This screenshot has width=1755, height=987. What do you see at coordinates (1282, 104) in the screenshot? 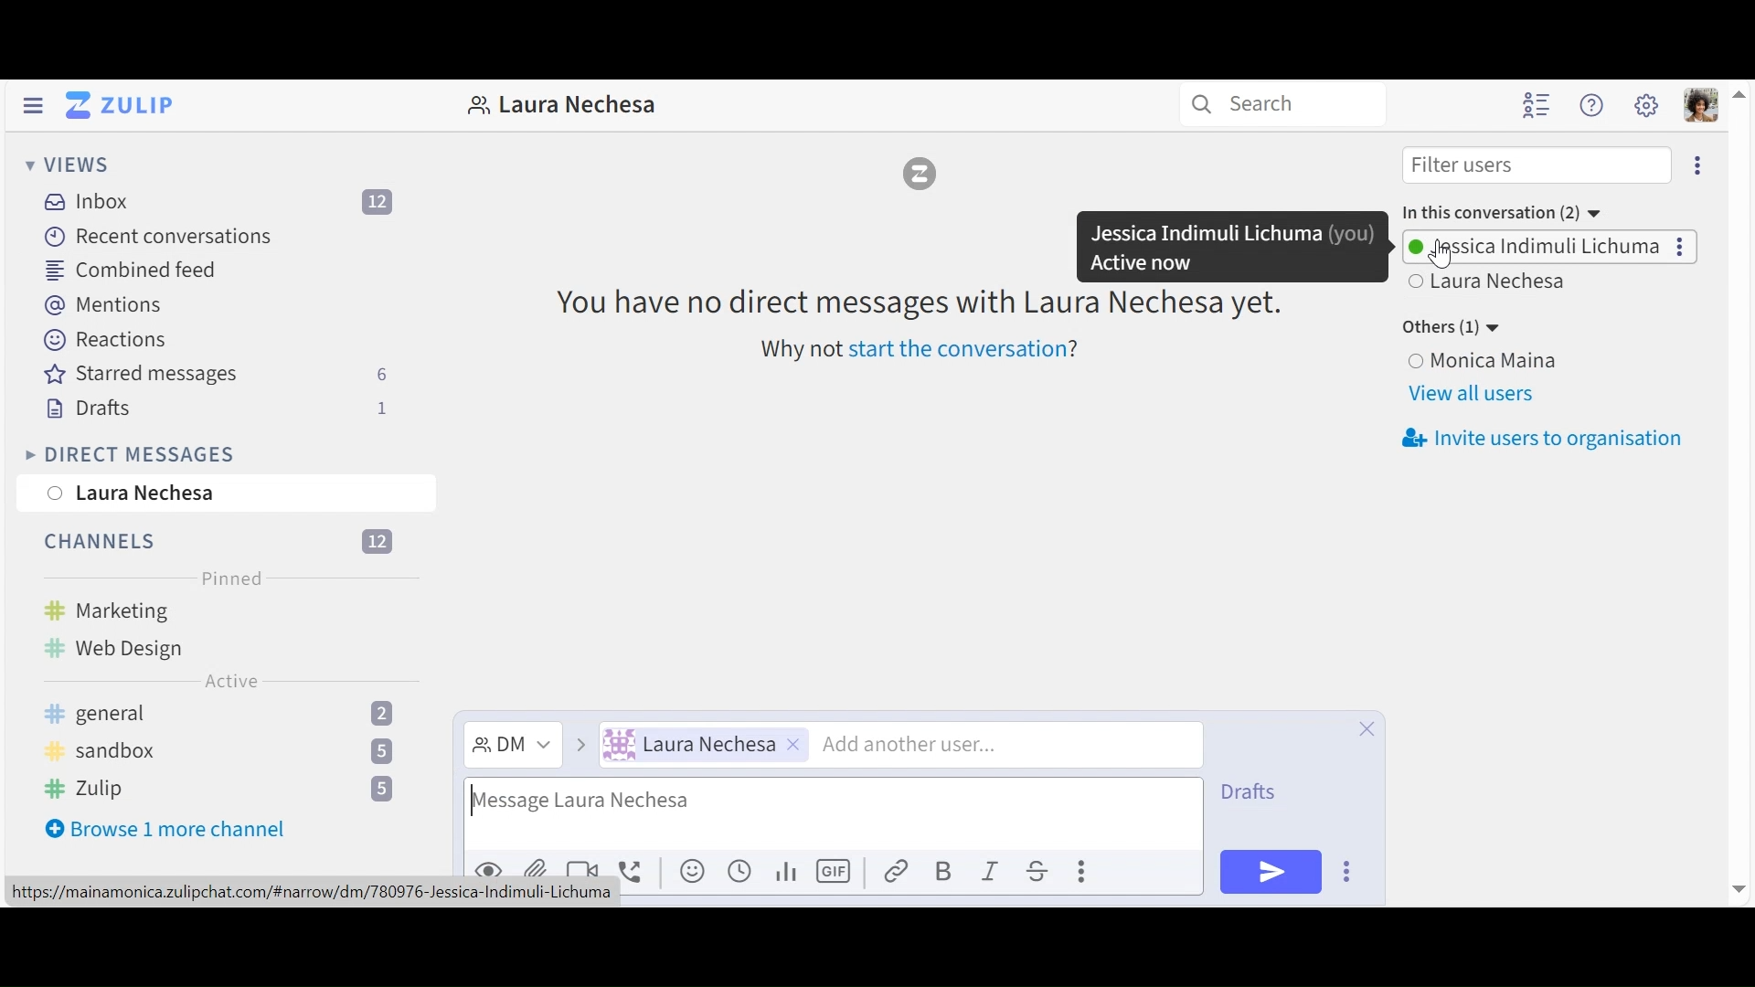
I see `Search` at bounding box center [1282, 104].